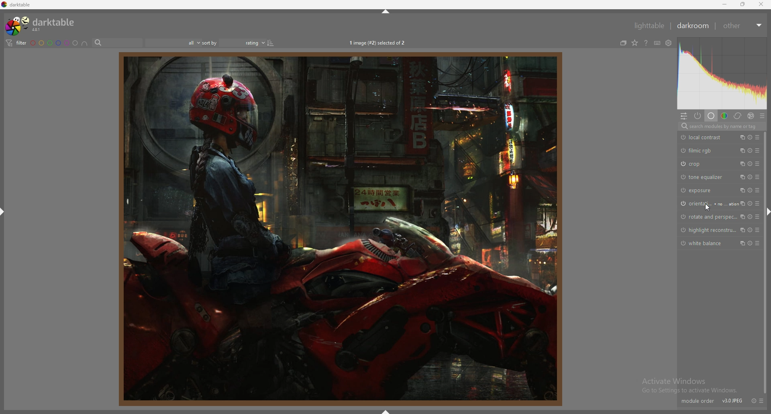  What do you see at coordinates (741, 203) in the screenshot?
I see `multiple instances action` at bounding box center [741, 203].